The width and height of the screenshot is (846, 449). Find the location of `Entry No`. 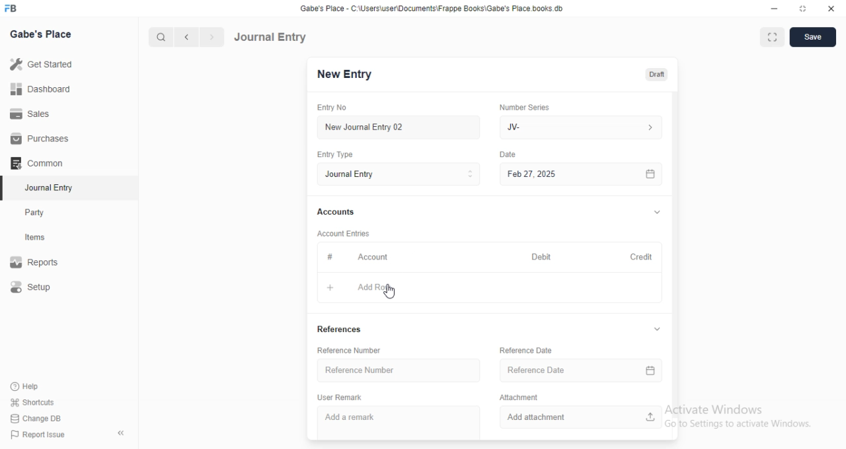

Entry No is located at coordinates (335, 107).